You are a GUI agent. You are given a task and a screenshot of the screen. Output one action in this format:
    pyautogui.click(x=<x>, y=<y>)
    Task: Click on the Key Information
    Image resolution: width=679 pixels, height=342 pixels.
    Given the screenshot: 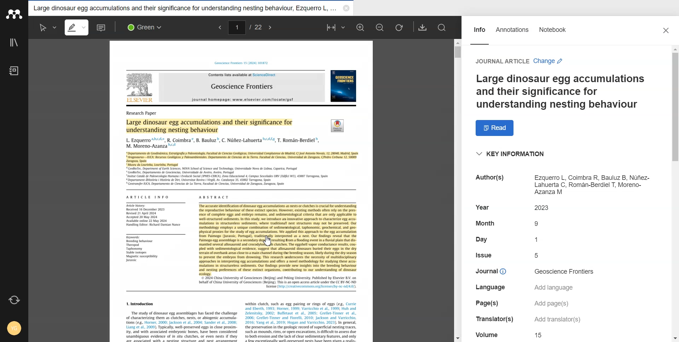 What is the action you would take?
    pyautogui.click(x=512, y=154)
    